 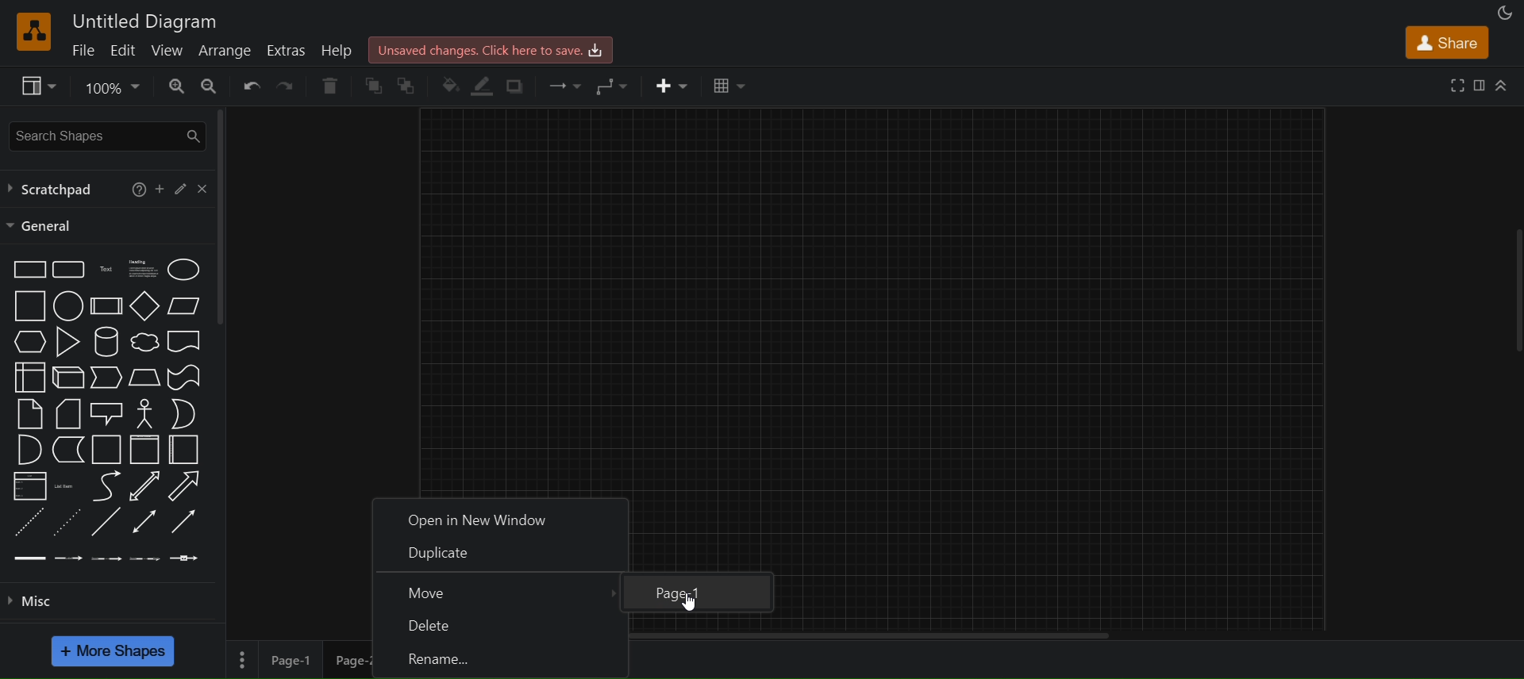 I want to click on page-1, so click(x=700, y=590).